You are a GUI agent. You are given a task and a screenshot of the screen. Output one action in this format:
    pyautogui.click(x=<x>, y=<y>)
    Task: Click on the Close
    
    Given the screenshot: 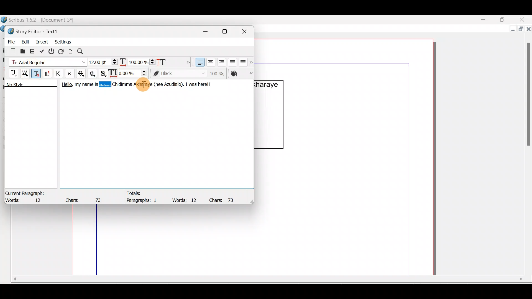 What is the action you would take?
    pyautogui.click(x=524, y=19)
    